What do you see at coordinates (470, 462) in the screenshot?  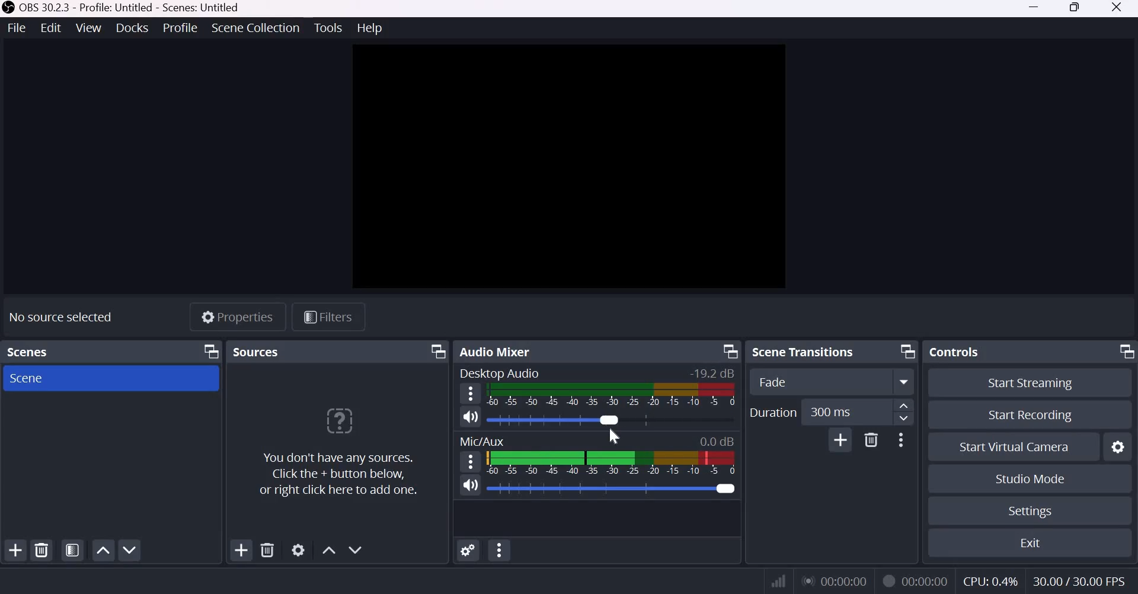 I see `hamburger menu` at bounding box center [470, 462].